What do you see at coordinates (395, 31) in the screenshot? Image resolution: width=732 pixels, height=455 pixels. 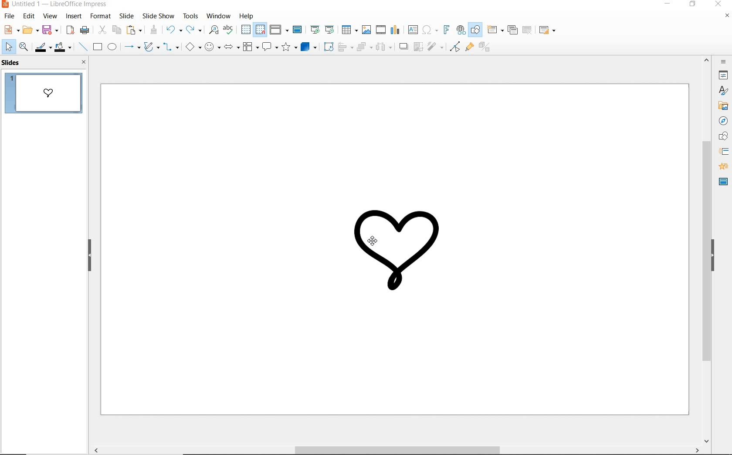 I see `insert chart` at bounding box center [395, 31].